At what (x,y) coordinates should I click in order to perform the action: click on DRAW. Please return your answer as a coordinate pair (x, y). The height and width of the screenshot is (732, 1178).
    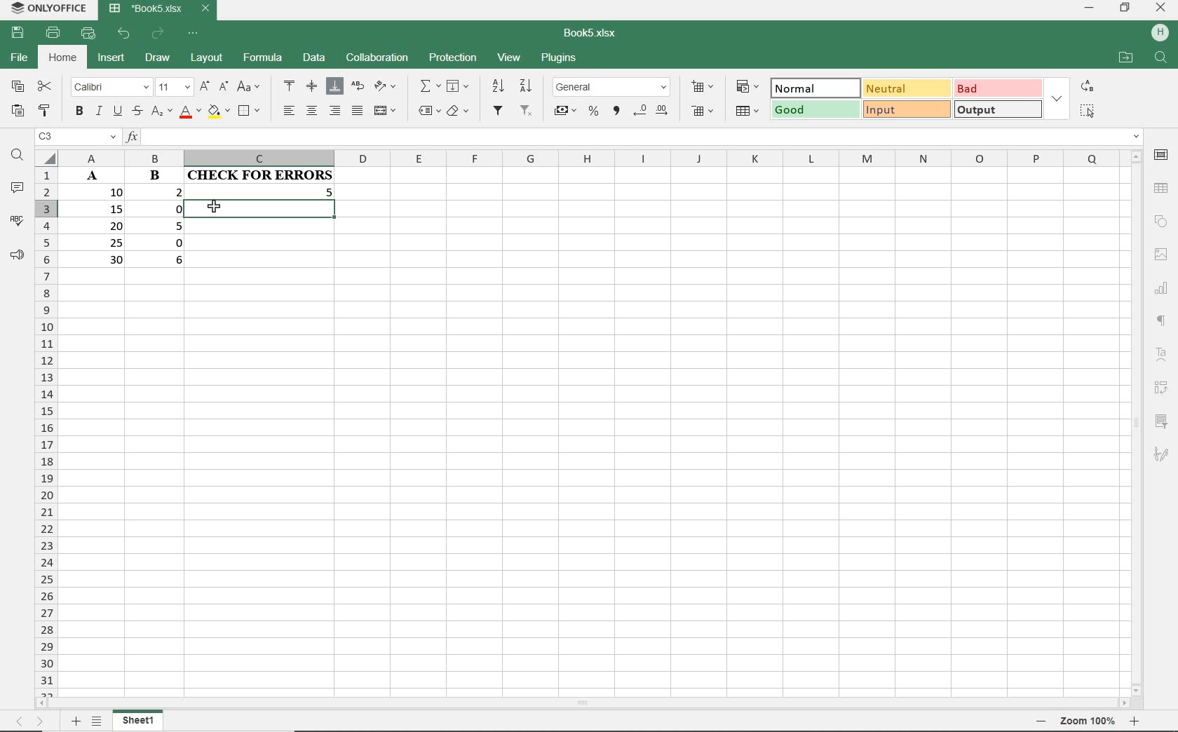
    Looking at the image, I should click on (158, 60).